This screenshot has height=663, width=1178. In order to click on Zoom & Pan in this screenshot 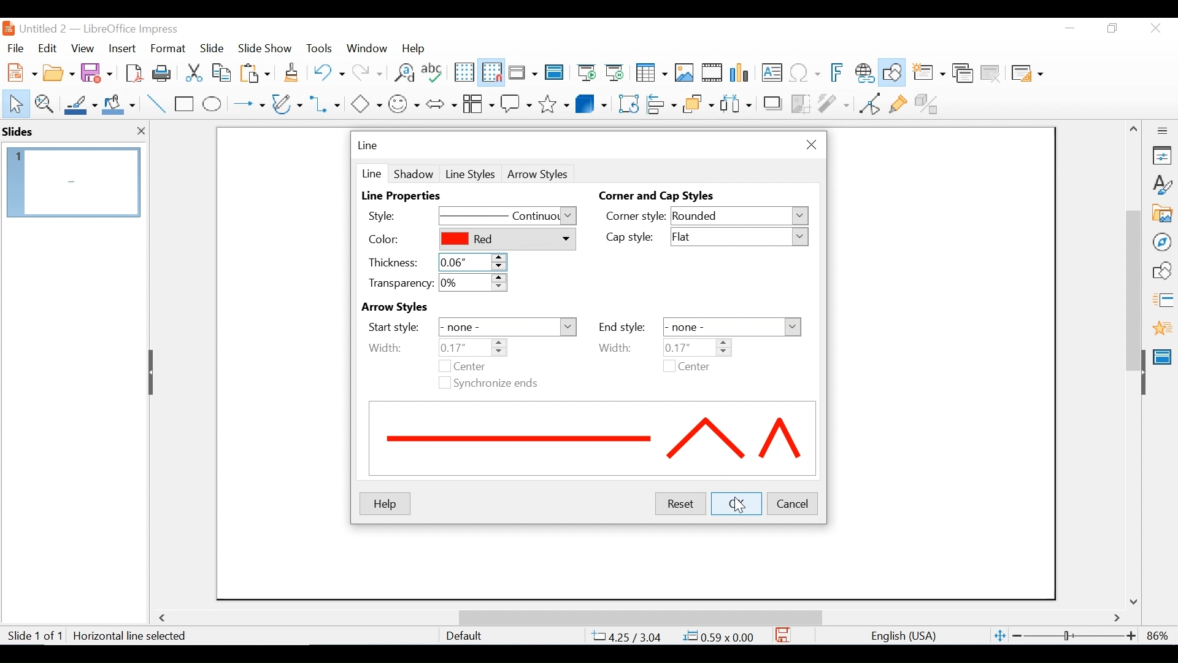, I will do `click(44, 103)`.